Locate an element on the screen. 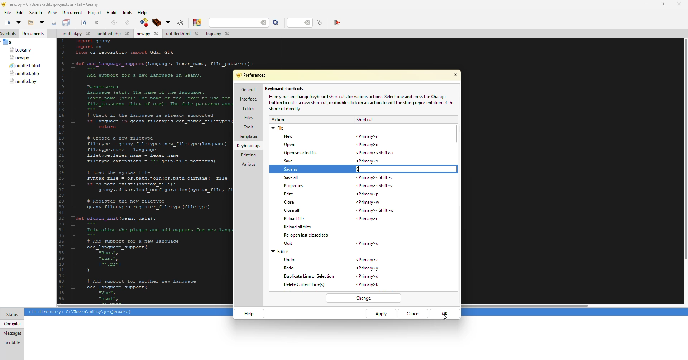  maximize is located at coordinates (661, 4).